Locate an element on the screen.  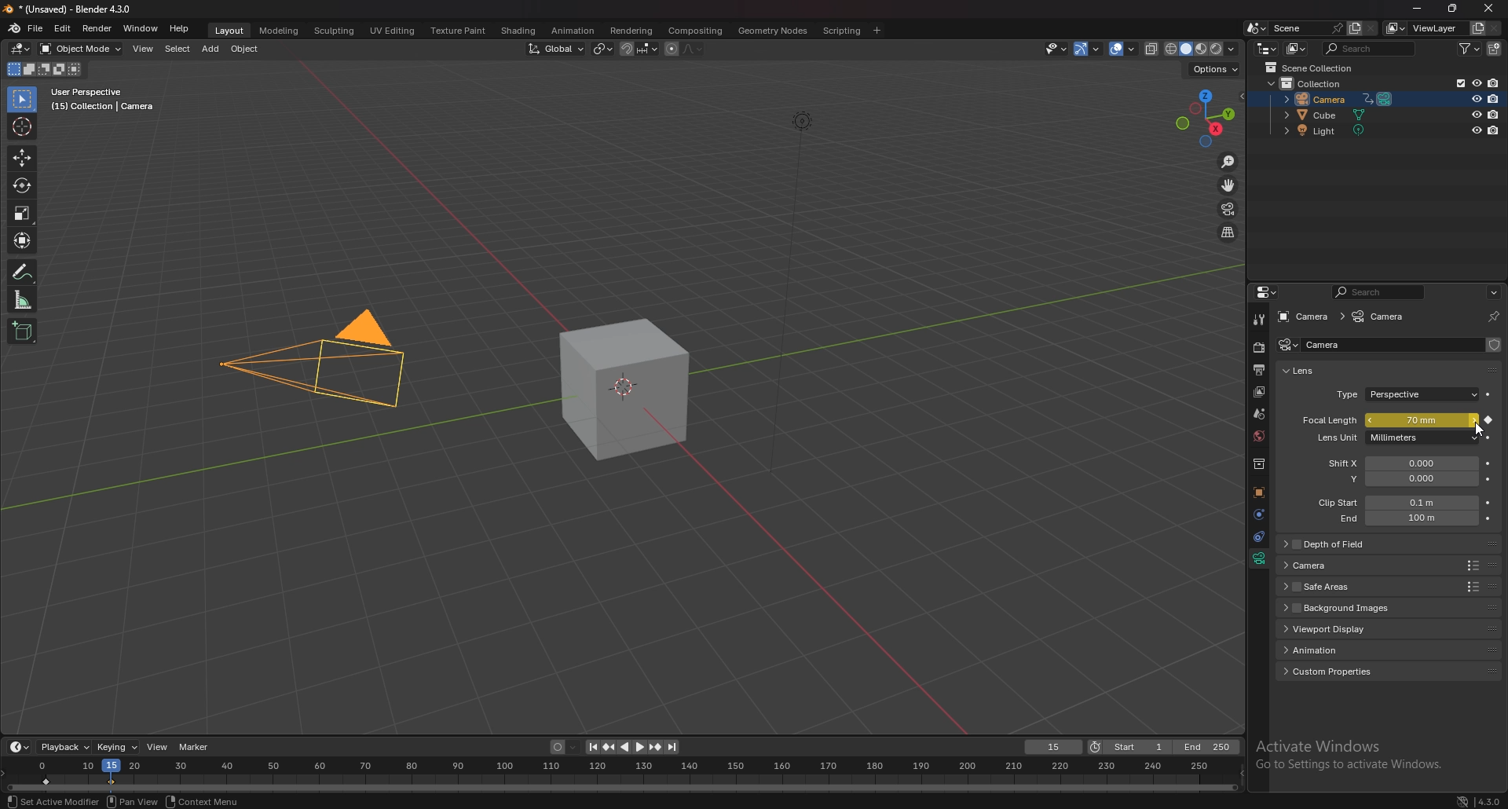
proportional editing falloff is located at coordinates (695, 48).